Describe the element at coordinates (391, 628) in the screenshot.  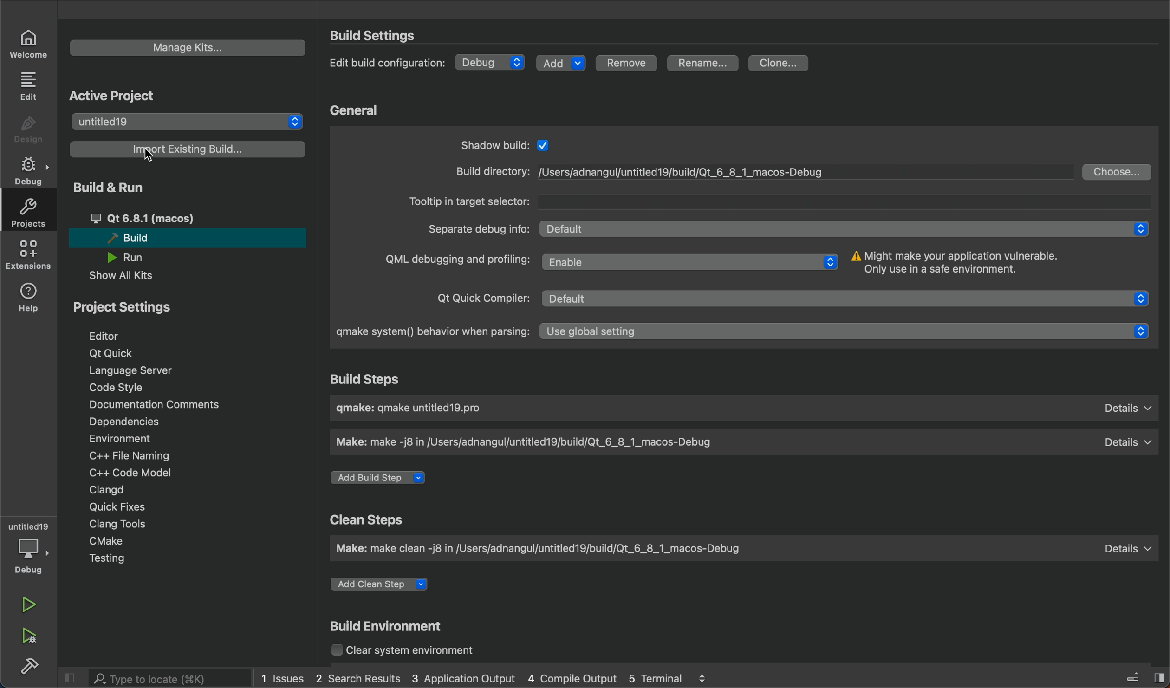
I see `build environment ` at that location.